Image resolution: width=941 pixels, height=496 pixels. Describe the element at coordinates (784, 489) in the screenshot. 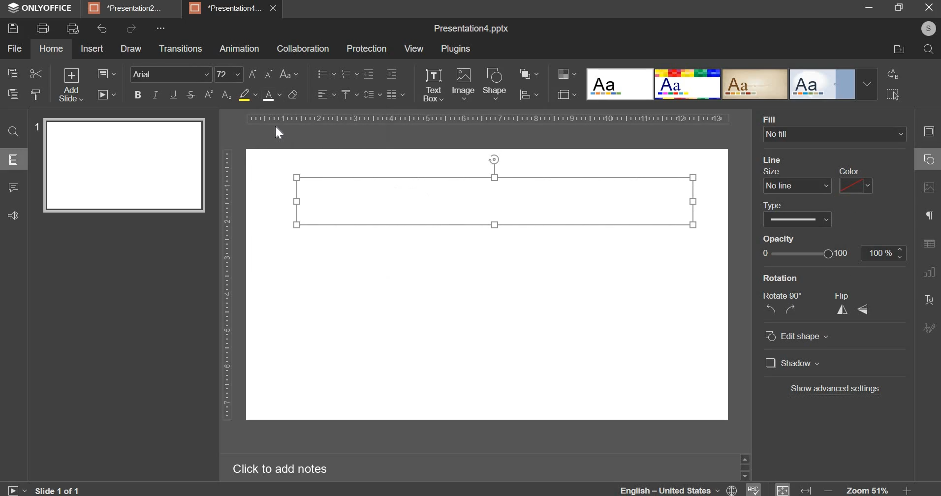

I see `fit` at that location.